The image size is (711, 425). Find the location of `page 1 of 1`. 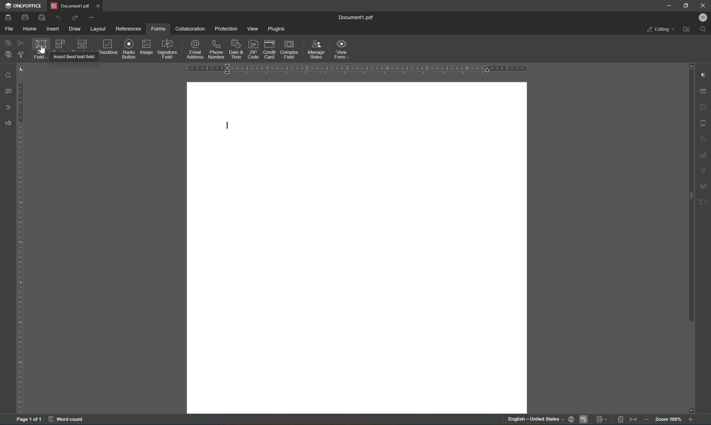

page 1 of 1 is located at coordinates (27, 420).